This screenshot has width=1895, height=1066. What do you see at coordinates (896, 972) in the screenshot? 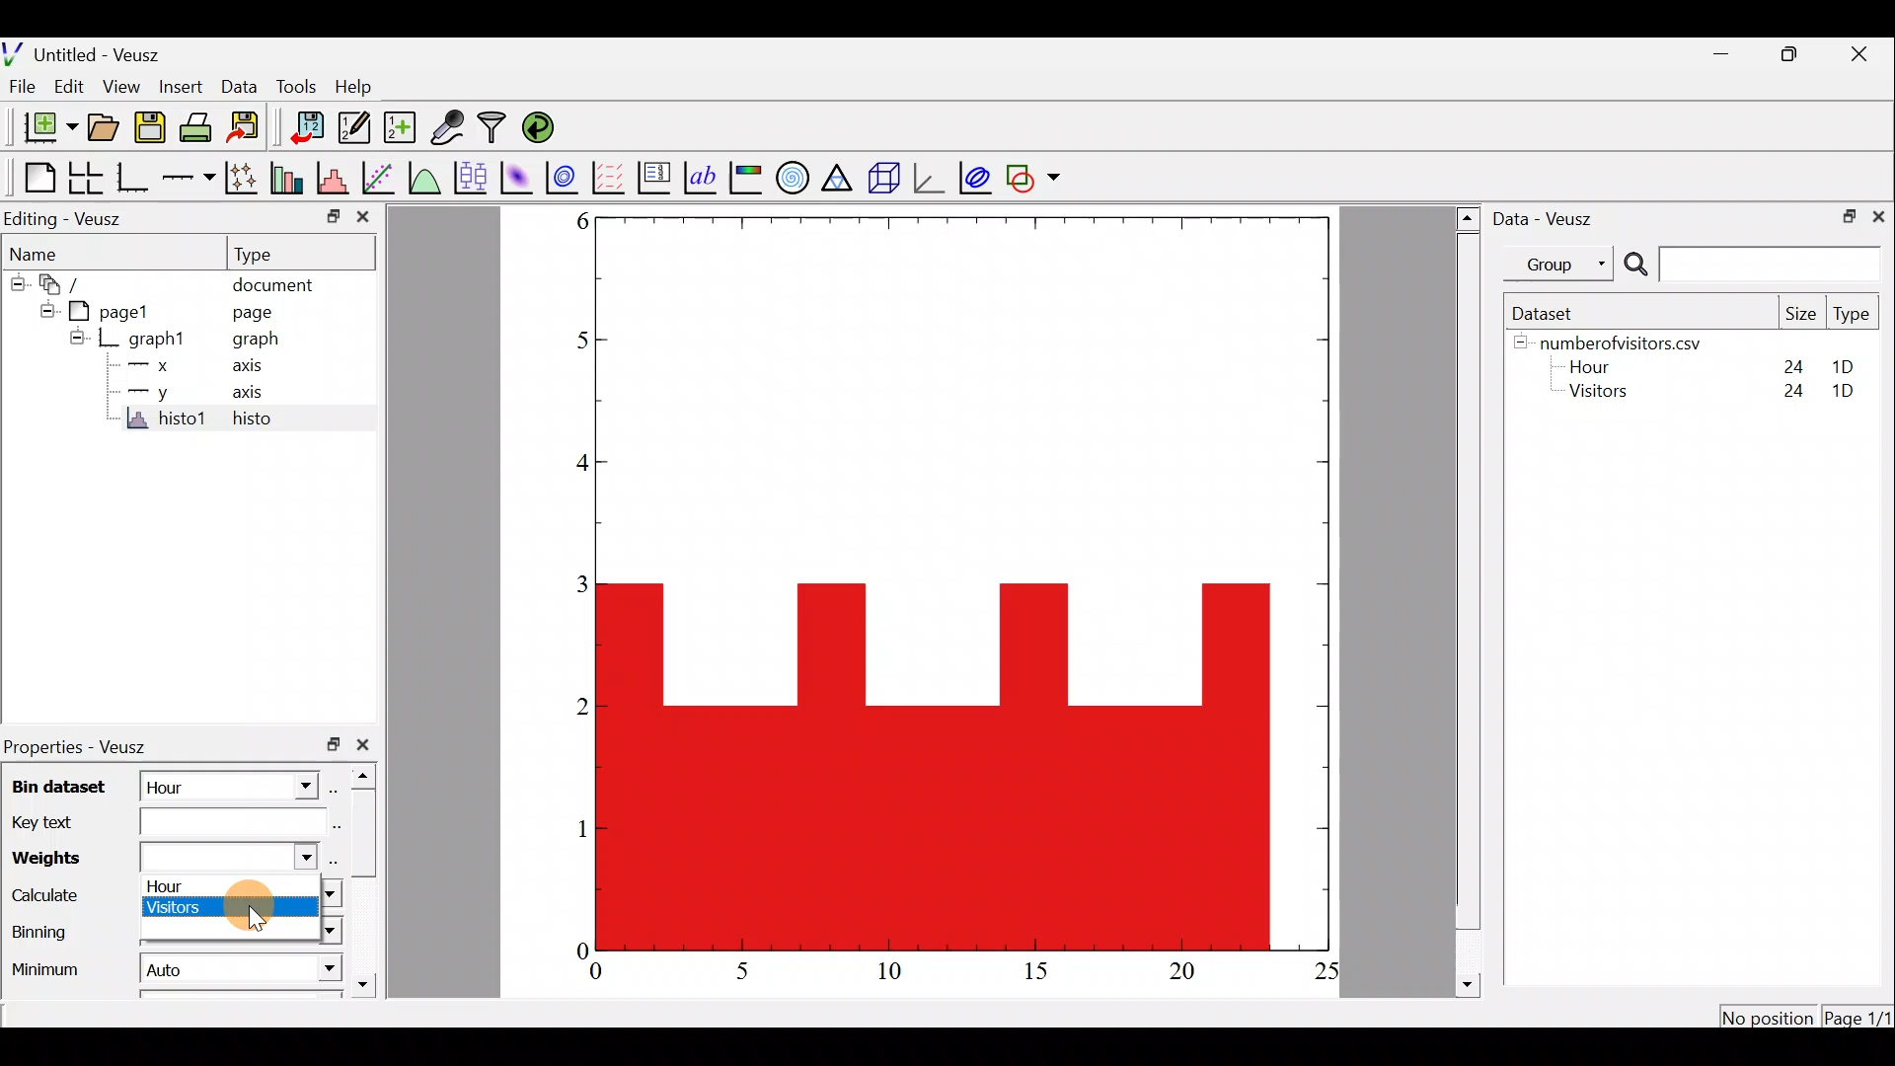
I see `10` at bounding box center [896, 972].